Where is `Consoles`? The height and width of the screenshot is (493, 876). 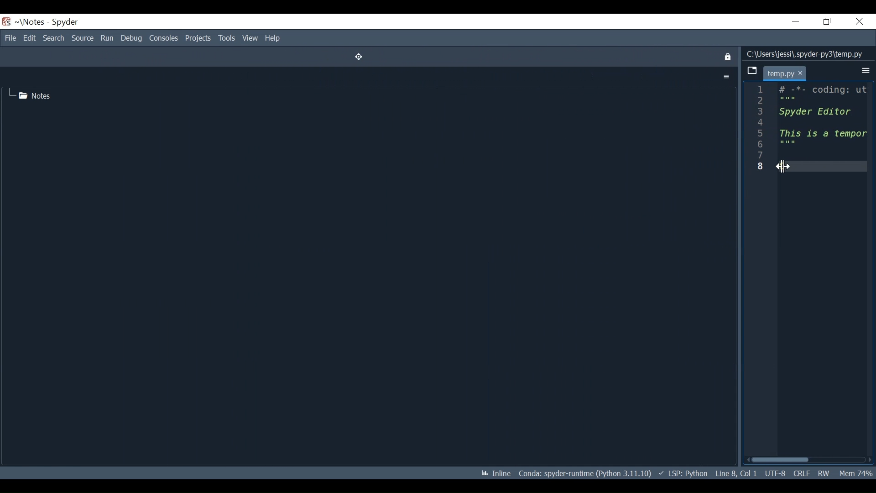
Consoles is located at coordinates (164, 38).